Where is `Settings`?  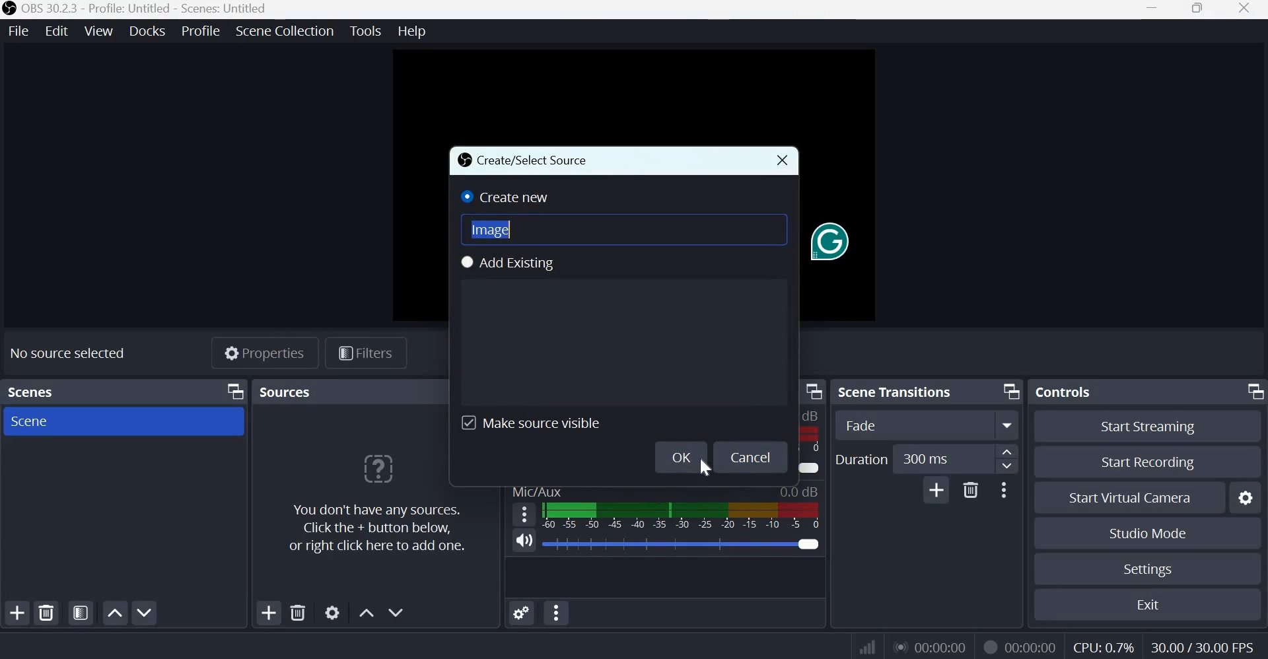 Settings is located at coordinates (1148, 569).